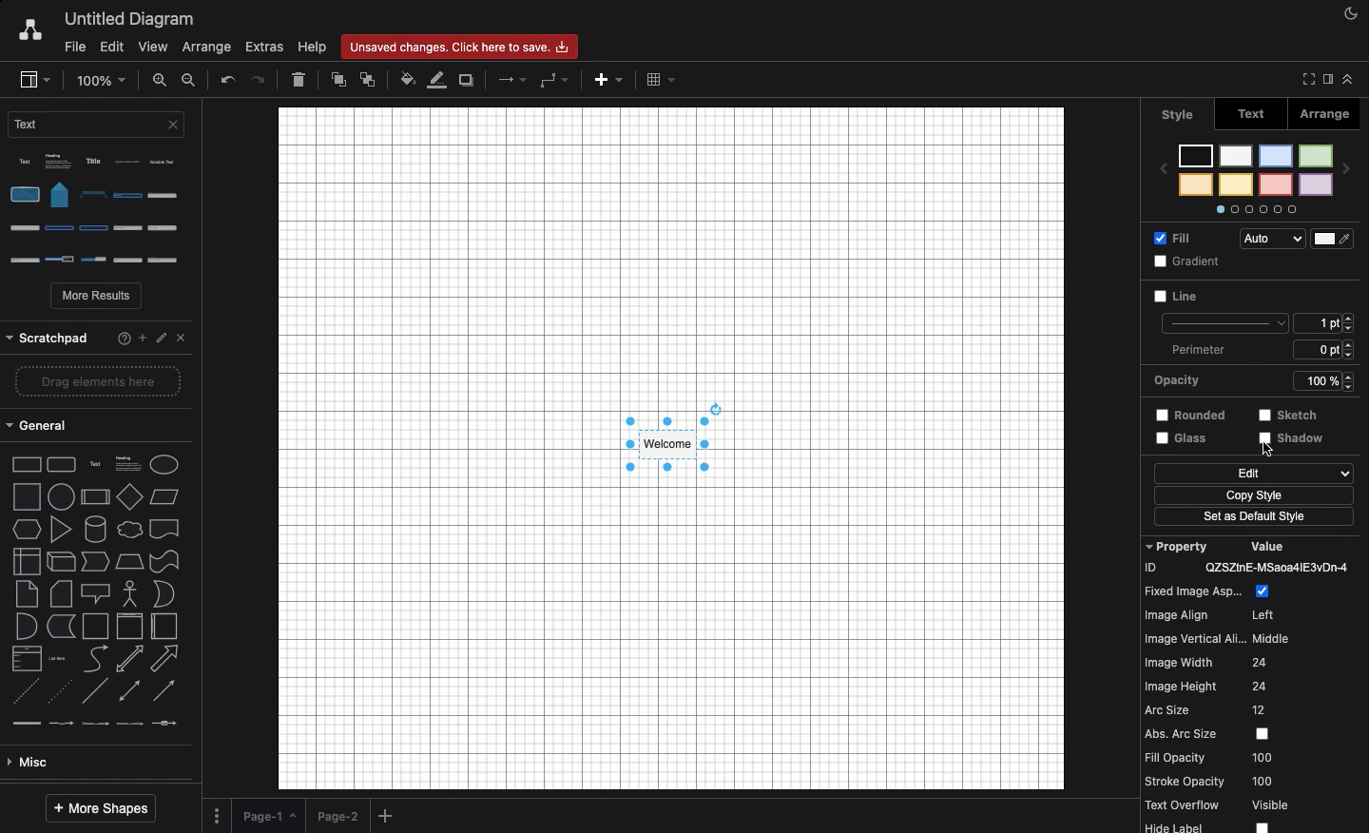 Image resolution: width=1369 pixels, height=833 pixels. What do you see at coordinates (1262, 349) in the screenshot?
I see `Opacity` at bounding box center [1262, 349].